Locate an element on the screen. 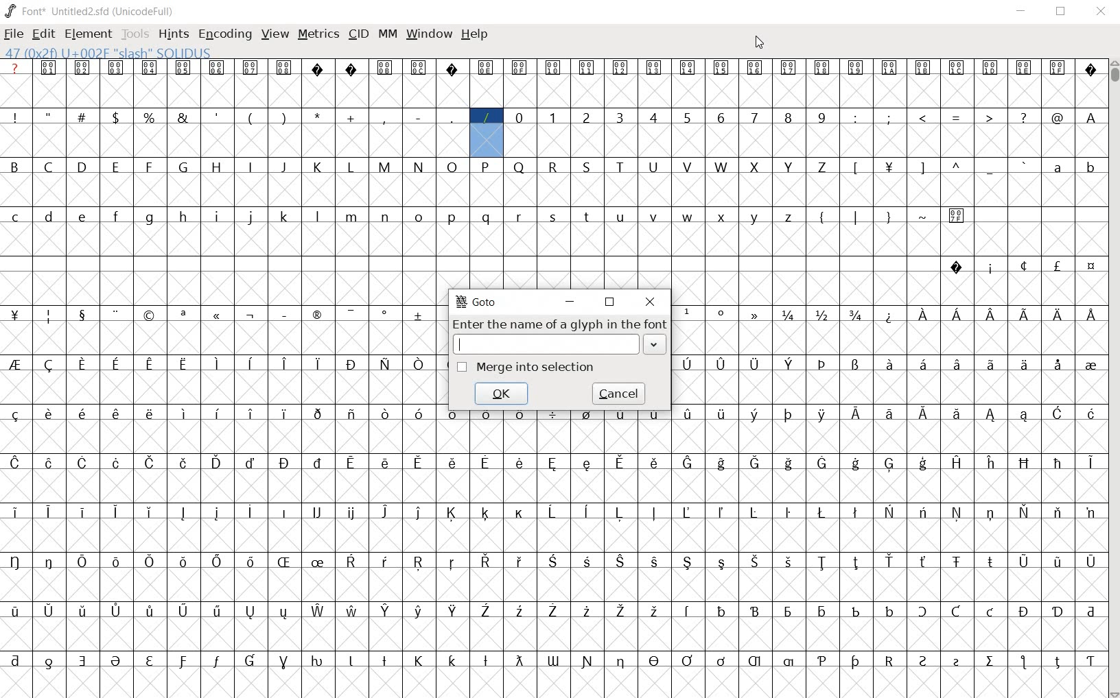 This screenshot has width=1120, height=698. glyph is located at coordinates (722, 564).